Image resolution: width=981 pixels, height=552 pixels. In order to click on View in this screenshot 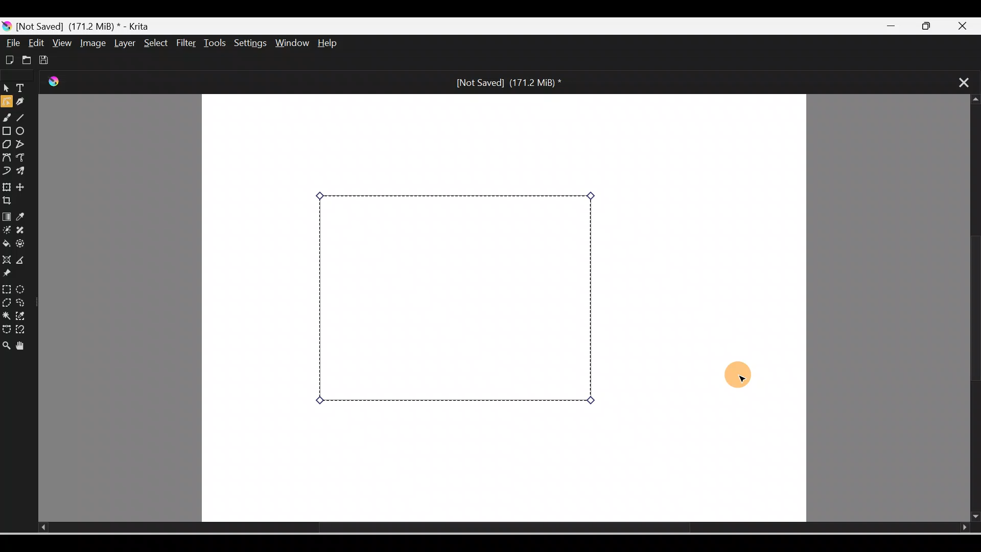, I will do `click(60, 42)`.